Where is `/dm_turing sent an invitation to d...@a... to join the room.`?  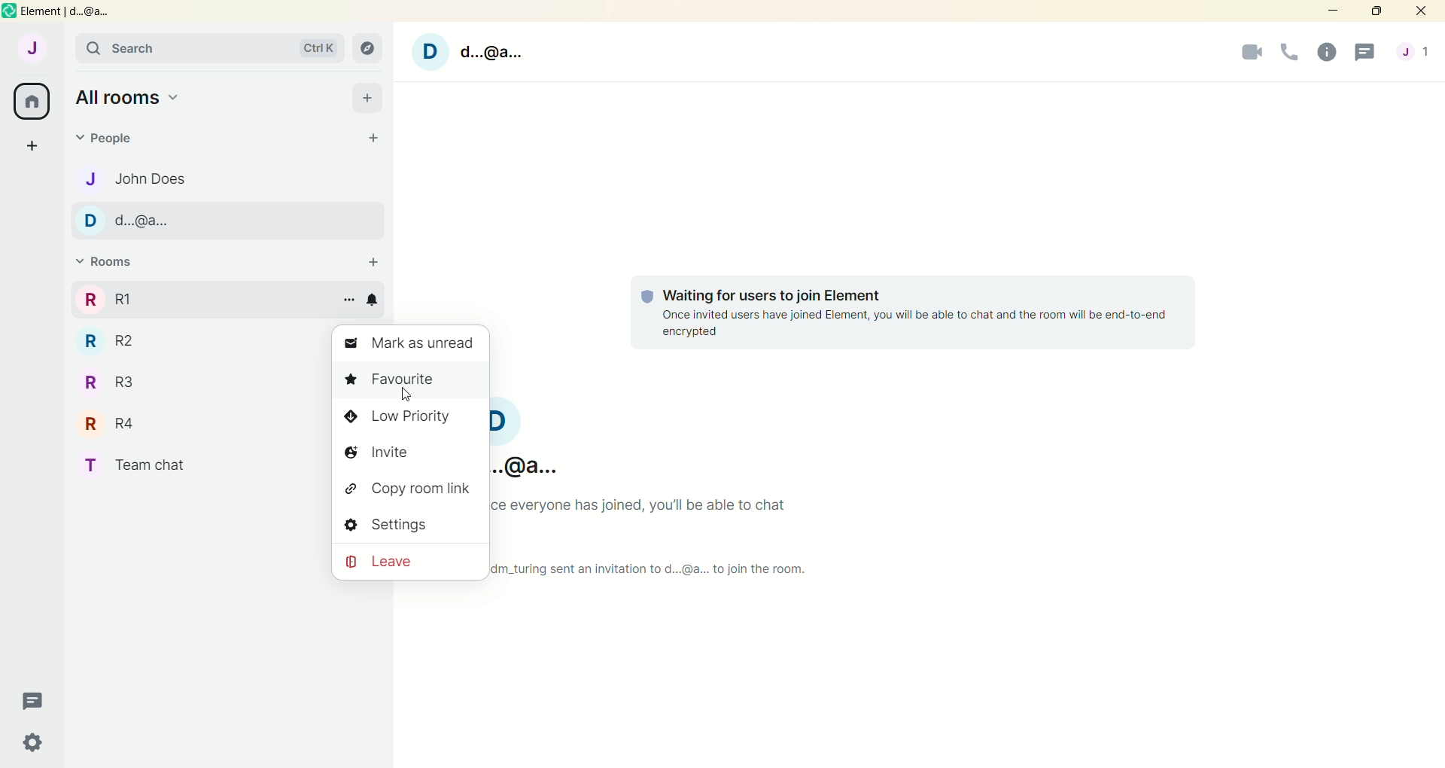 /dm_turing sent an invitation to d...@a... to join the room. is located at coordinates (652, 568).